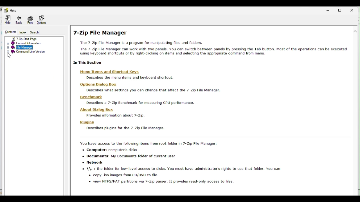 This screenshot has height=202, width=360. Describe the element at coordinates (31, 53) in the screenshot. I see `Command line version` at that location.